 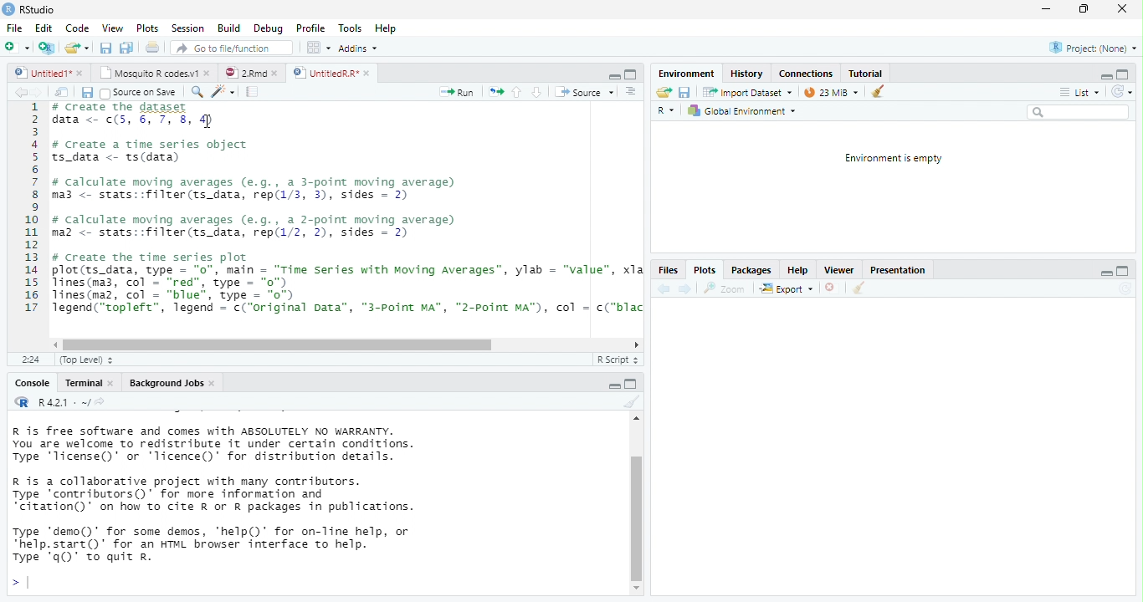 I want to click on File, so click(x=13, y=28).